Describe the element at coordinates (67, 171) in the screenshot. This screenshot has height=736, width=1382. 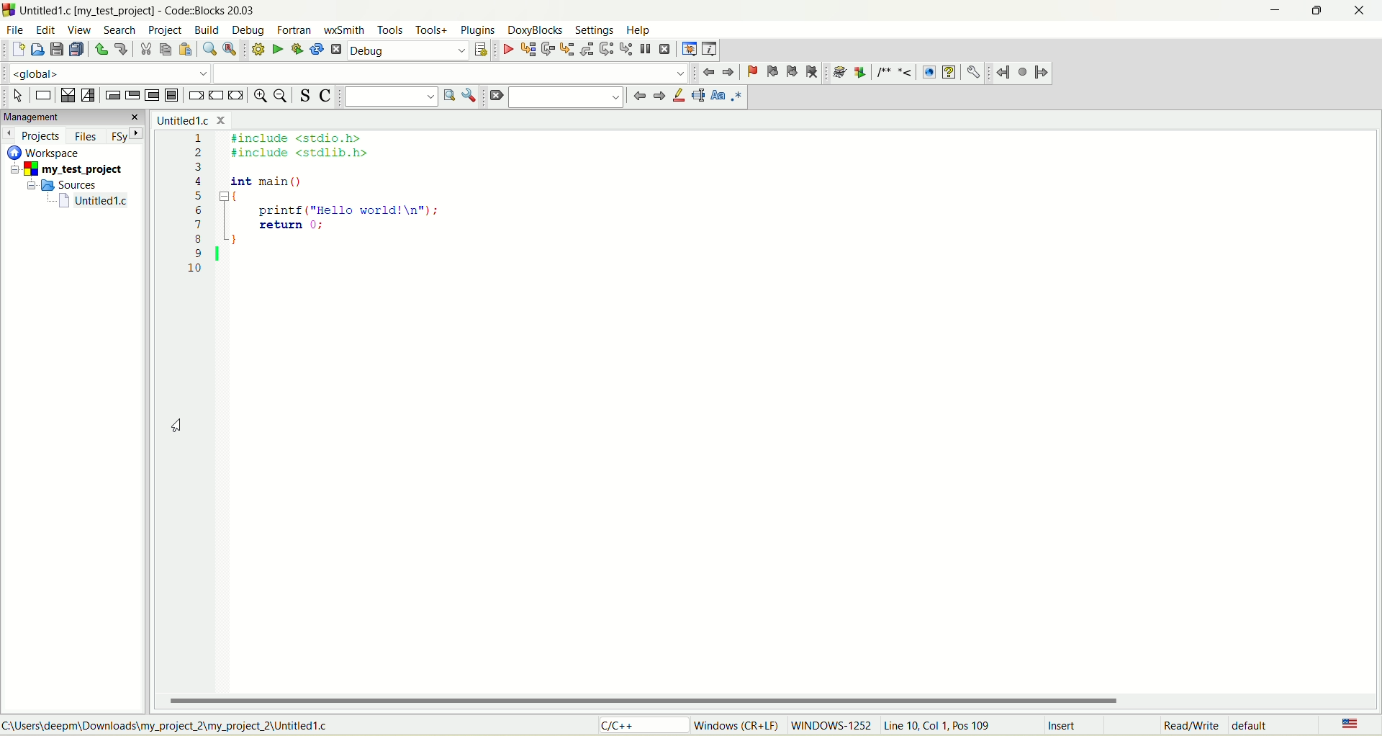
I see `project` at that location.